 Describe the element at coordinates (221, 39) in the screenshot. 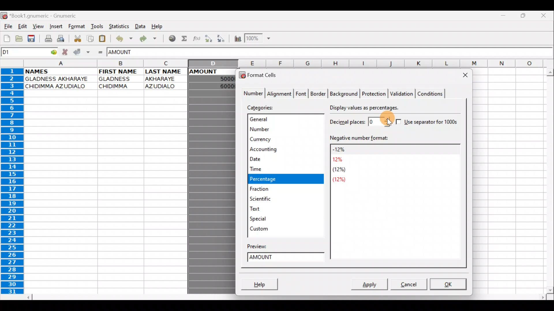

I see `Sort Descending order` at that location.